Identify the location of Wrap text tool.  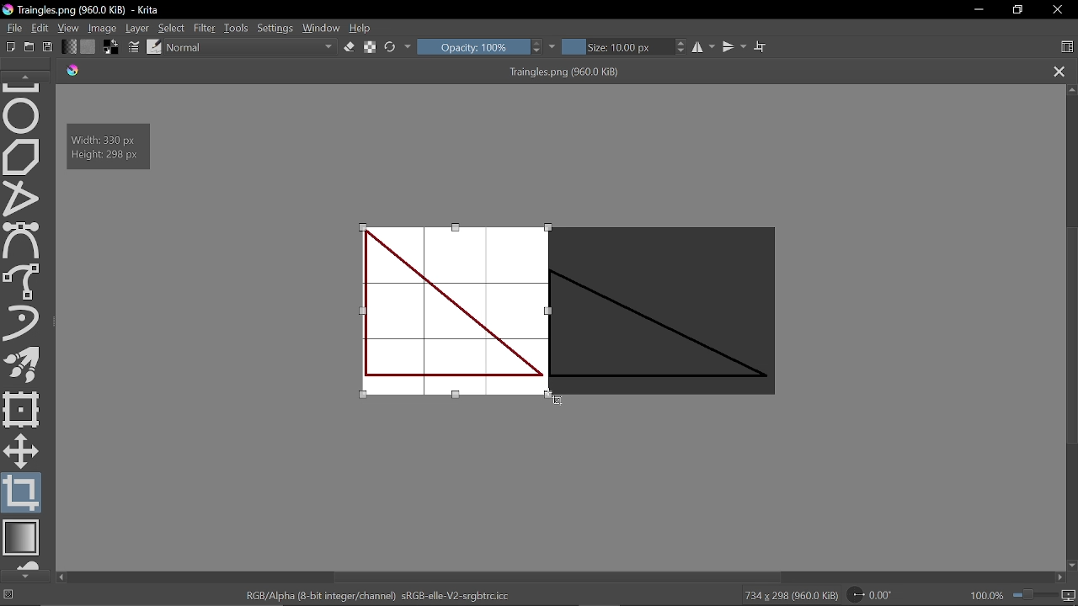
(760, 46).